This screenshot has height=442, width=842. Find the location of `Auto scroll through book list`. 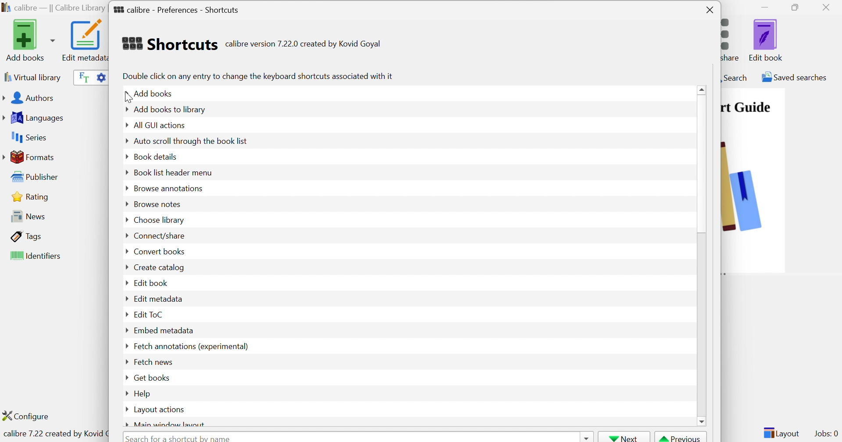

Auto scroll through book list is located at coordinates (192, 140).